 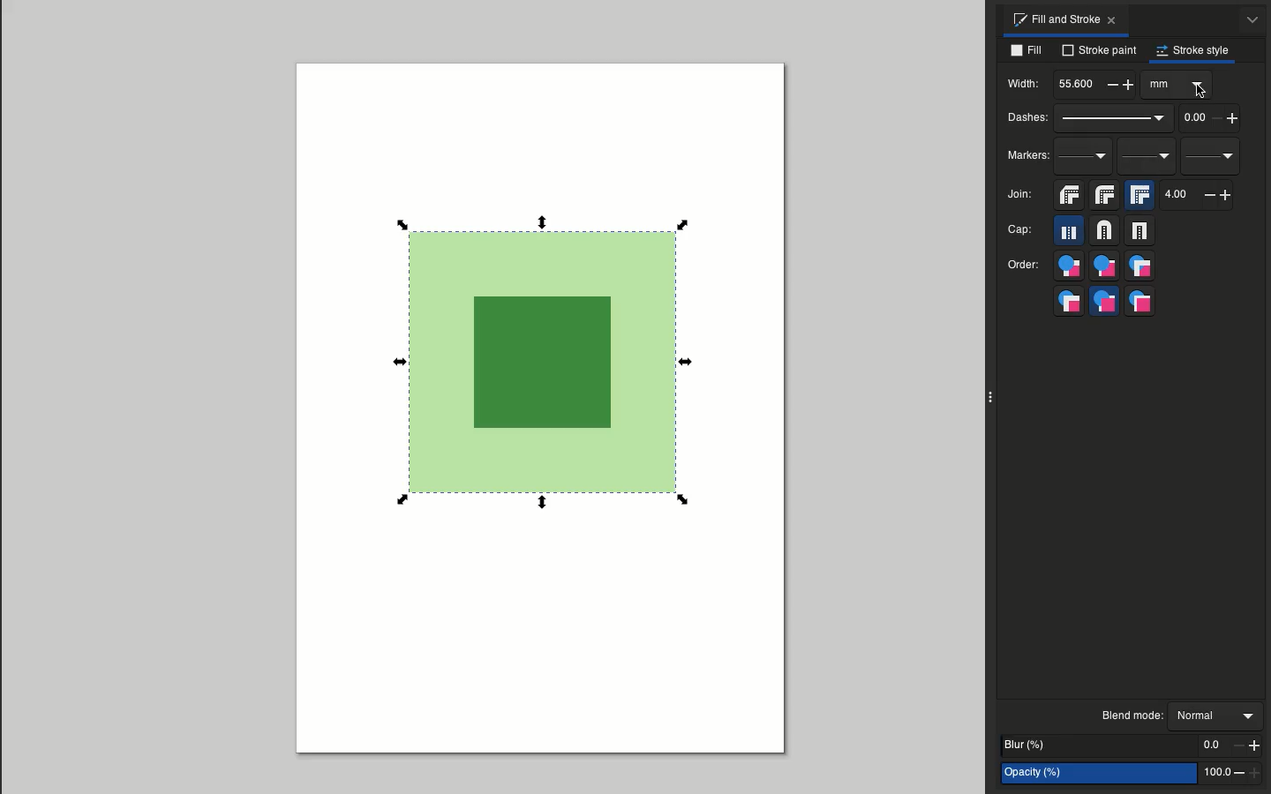 I want to click on Normal, so click(x=1215, y=715).